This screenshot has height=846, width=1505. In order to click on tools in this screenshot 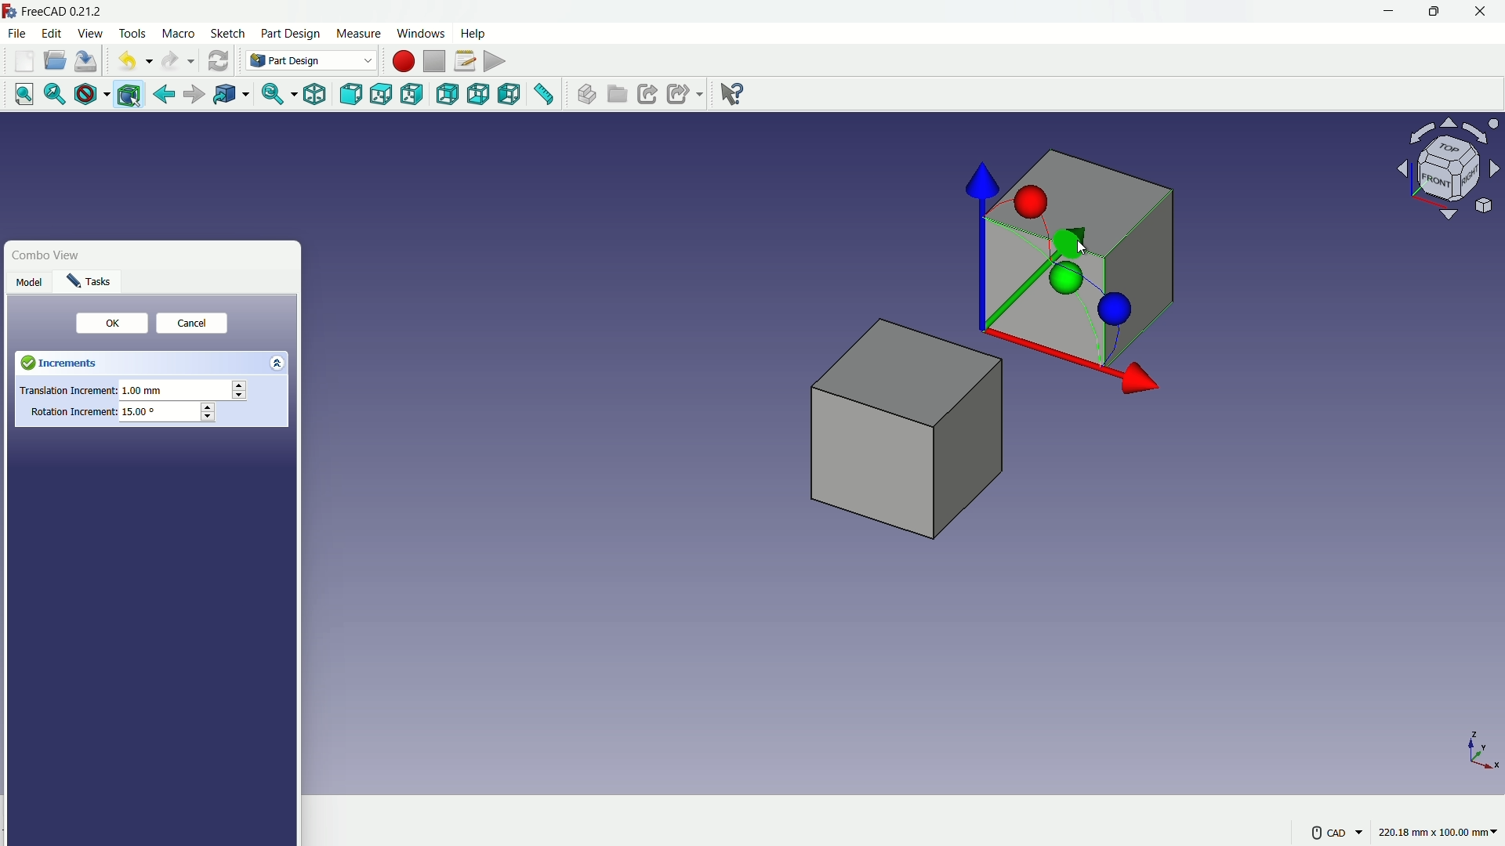, I will do `click(134, 34)`.